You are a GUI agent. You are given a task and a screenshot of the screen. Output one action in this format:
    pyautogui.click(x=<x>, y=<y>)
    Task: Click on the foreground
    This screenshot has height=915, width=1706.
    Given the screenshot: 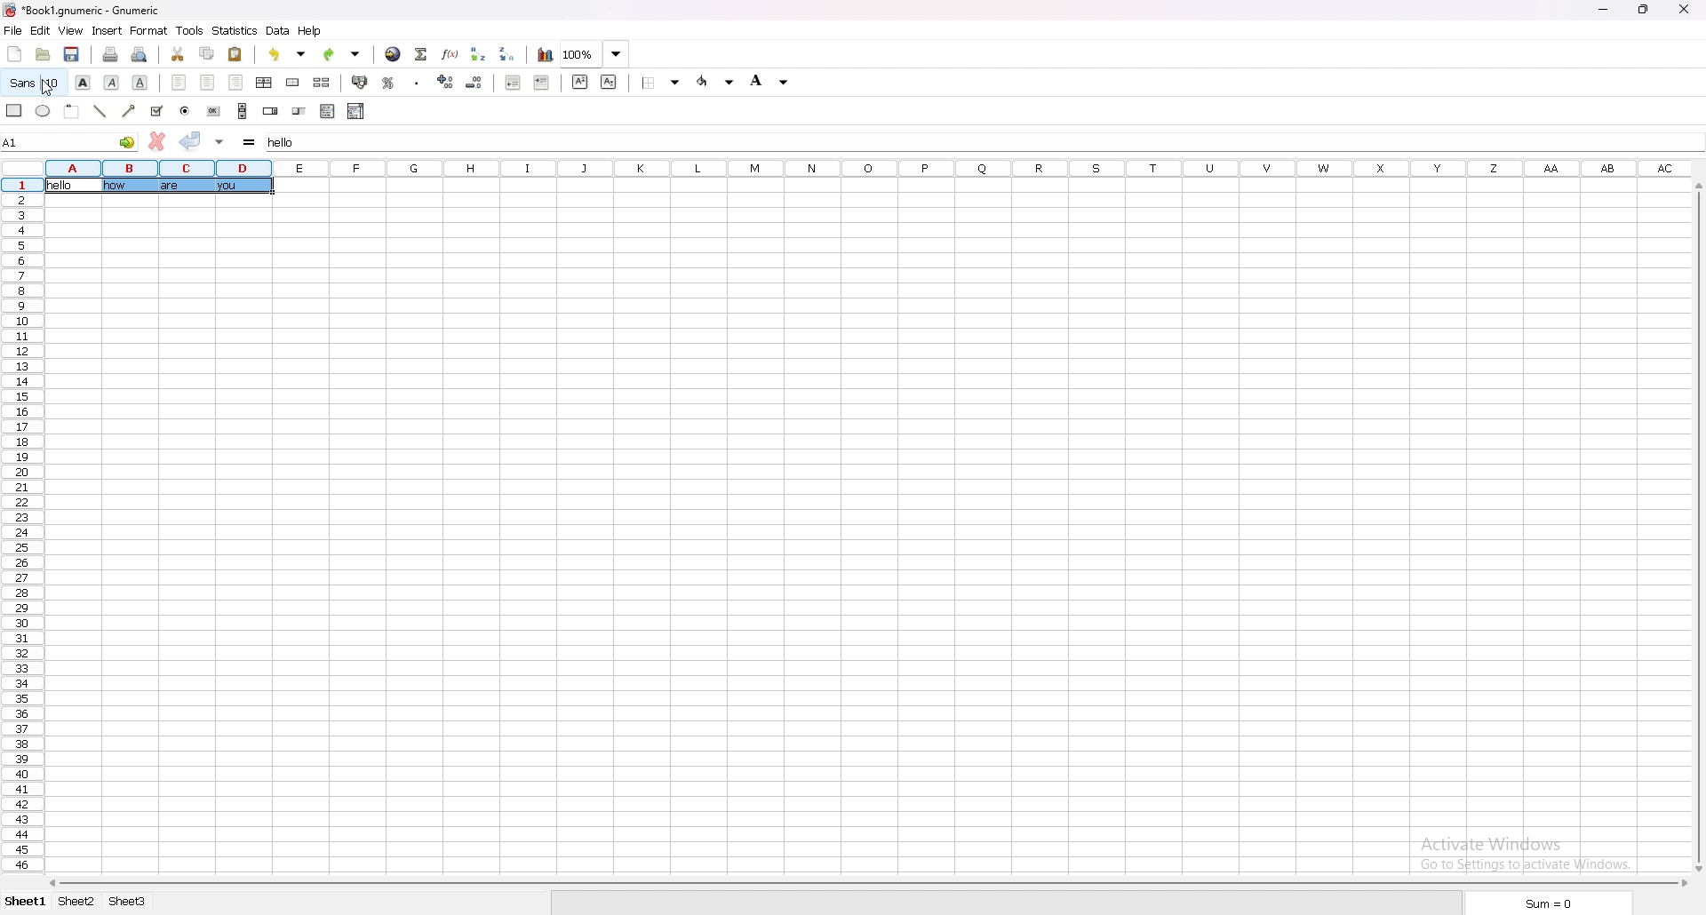 What is the action you would take?
    pyautogui.click(x=715, y=82)
    